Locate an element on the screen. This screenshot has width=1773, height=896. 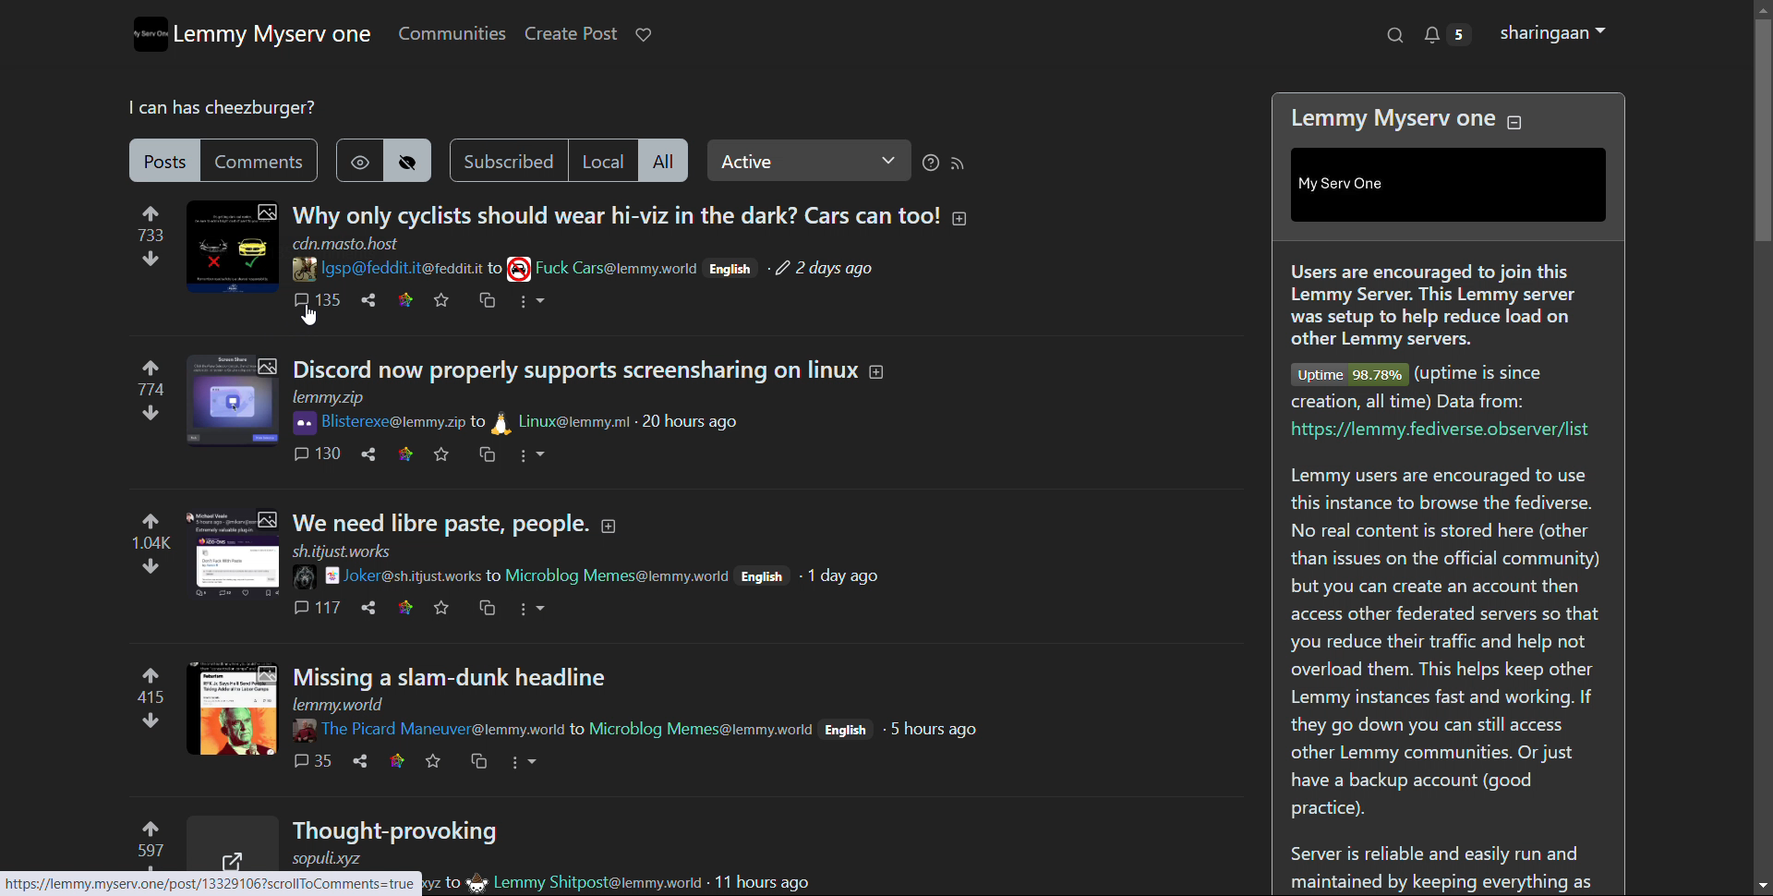
favorites is located at coordinates (443, 607).